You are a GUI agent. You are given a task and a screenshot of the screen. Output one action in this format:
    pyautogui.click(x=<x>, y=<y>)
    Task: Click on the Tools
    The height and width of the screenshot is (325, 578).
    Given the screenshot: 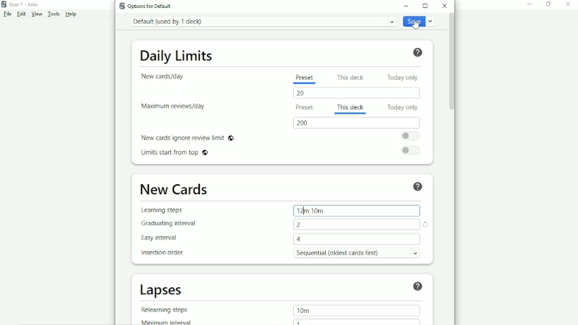 What is the action you would take?
    pyautogui.click(x=54, y=14)
    